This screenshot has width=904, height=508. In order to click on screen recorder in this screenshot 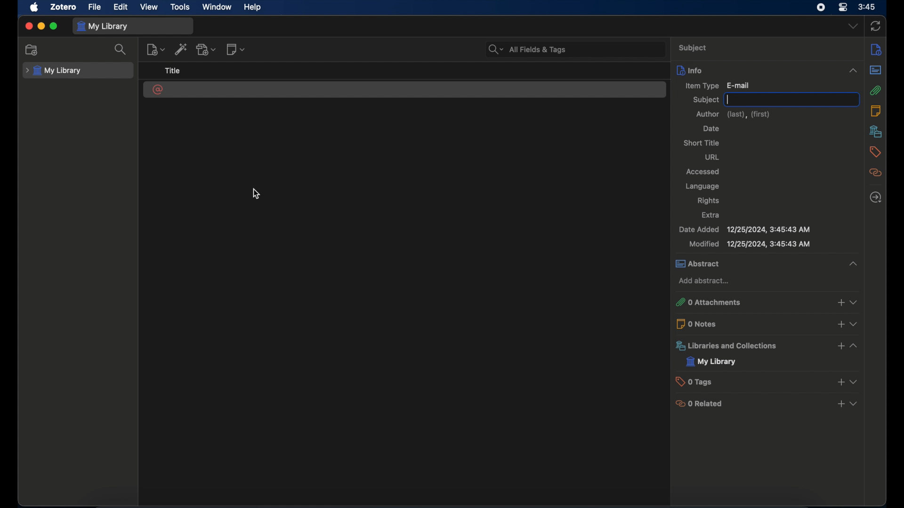, I will do `click(820, 8)`.